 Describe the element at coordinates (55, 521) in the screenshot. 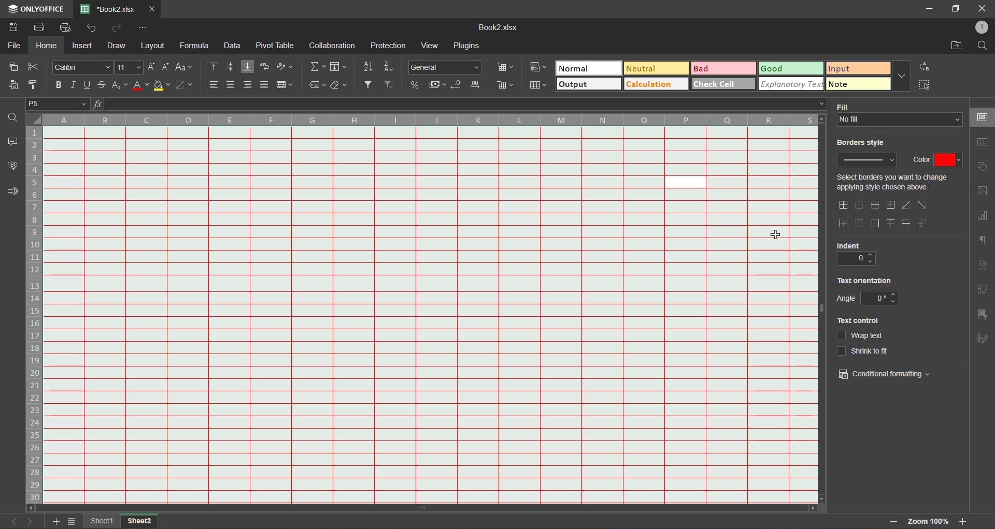

I see `add sheet` at that location.